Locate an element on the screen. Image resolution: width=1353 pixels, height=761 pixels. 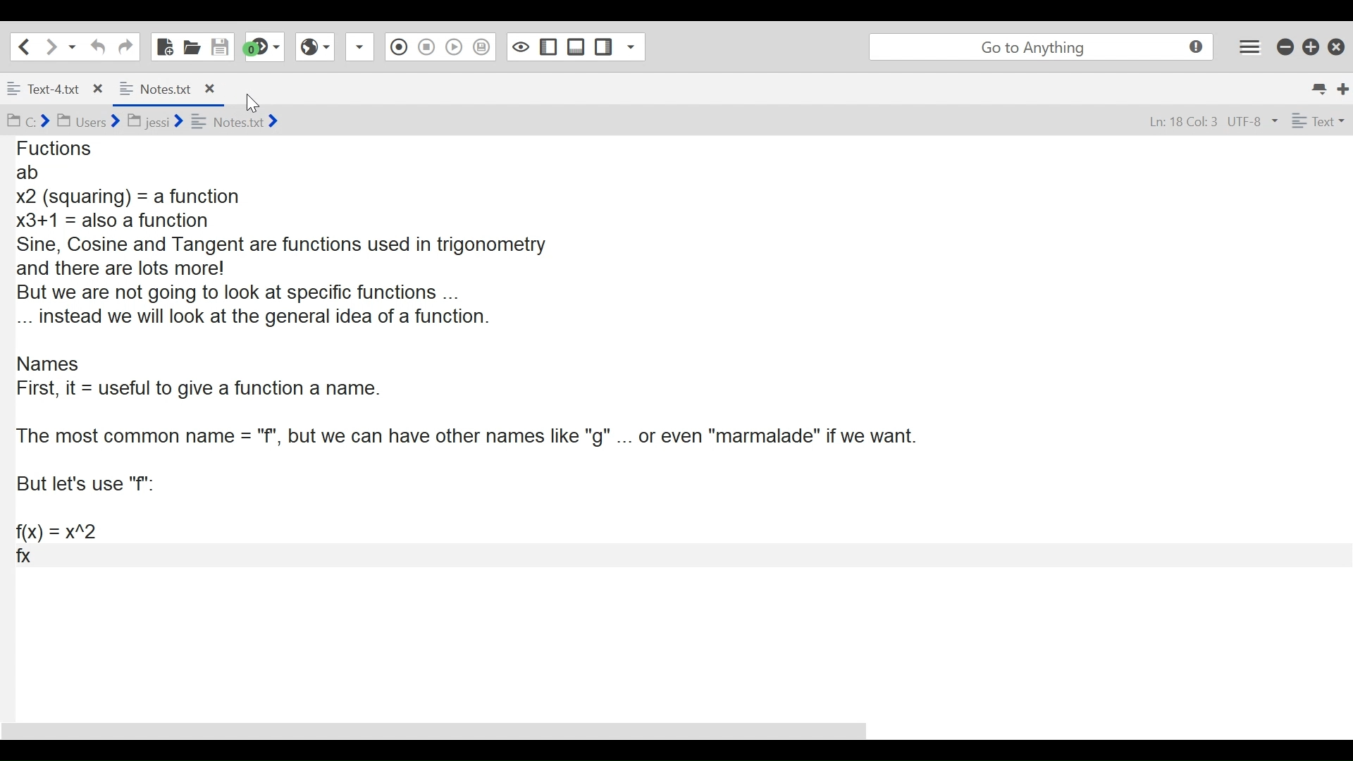
Close is located at coordinates (1335, 46).